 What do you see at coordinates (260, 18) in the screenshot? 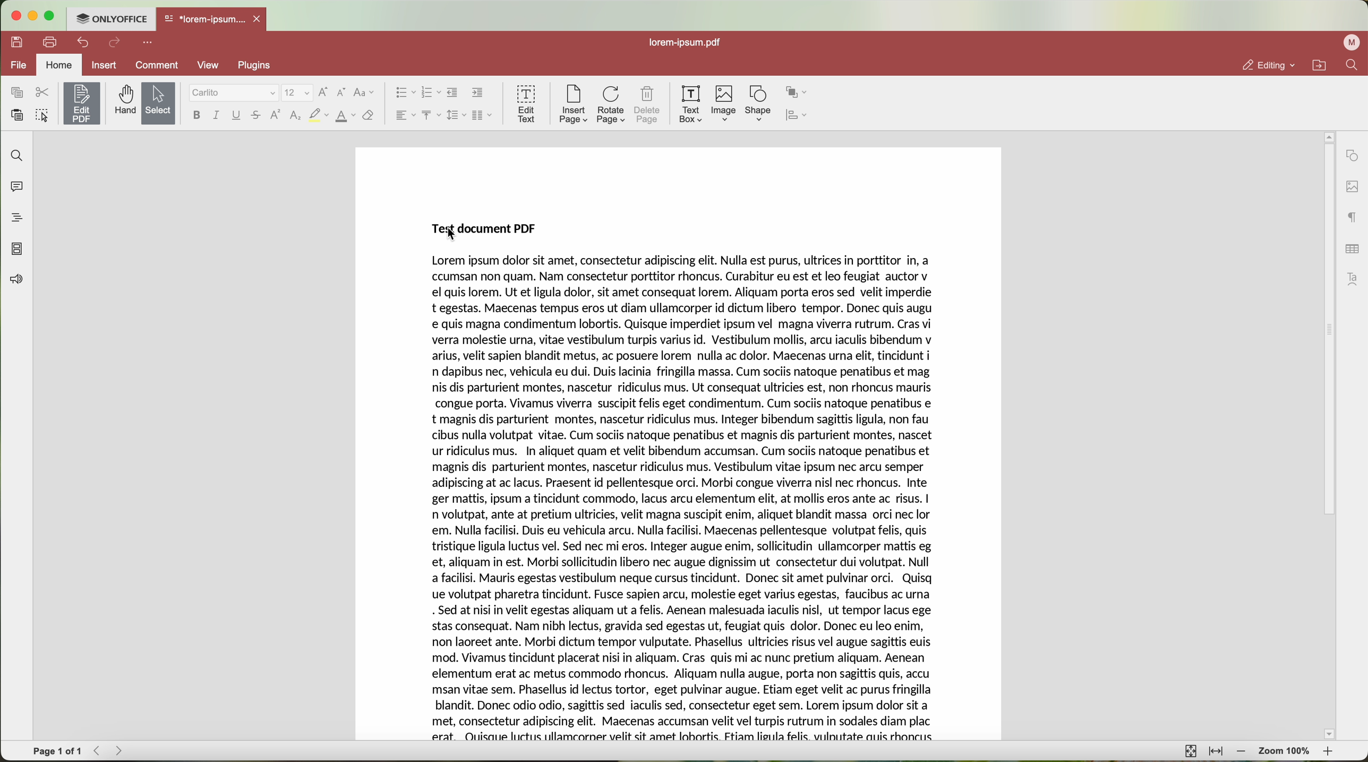
I see `close` at bounding box center [260, 18].